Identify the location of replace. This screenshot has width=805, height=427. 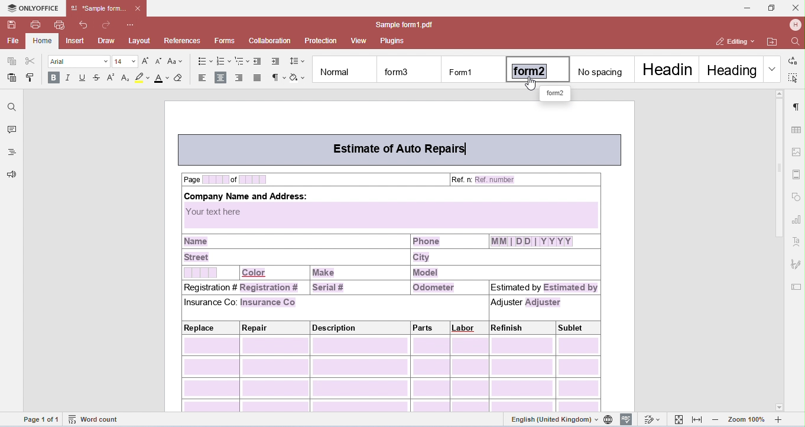
(792, 59).